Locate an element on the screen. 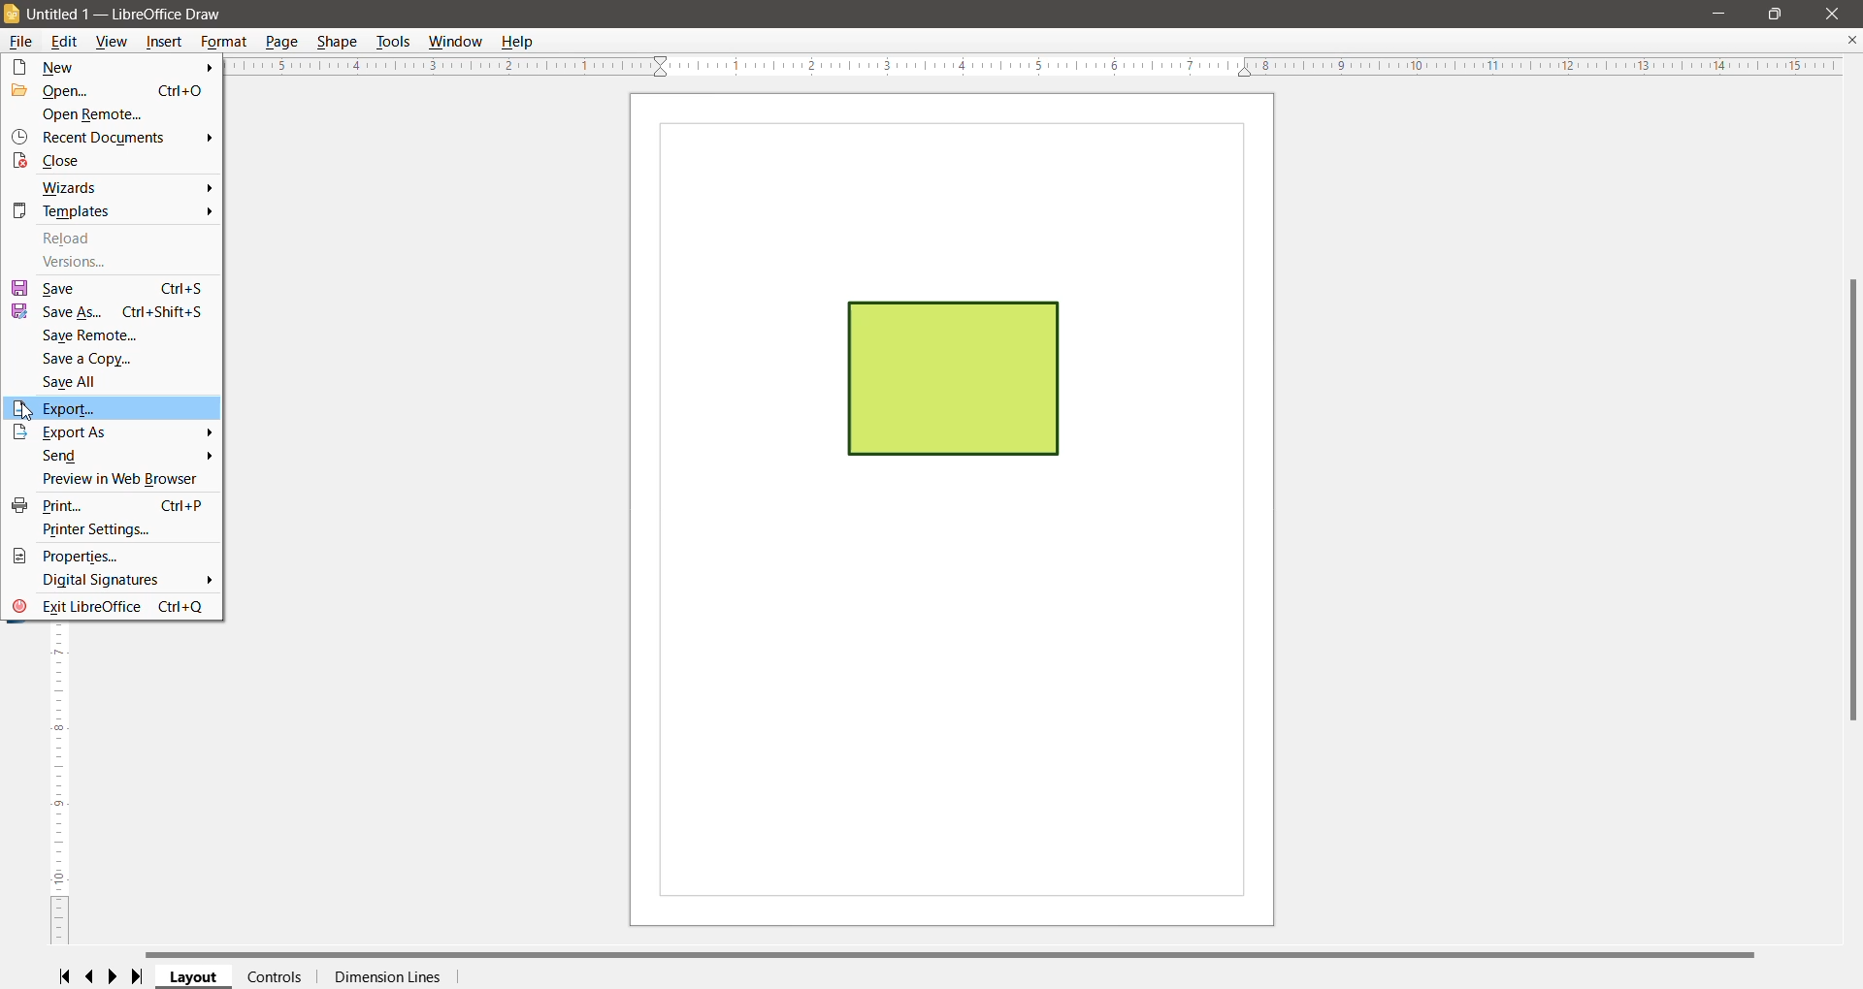 This screenshot has height=989, width=1863. Scroll to next page is located at coordinates (117, 976).